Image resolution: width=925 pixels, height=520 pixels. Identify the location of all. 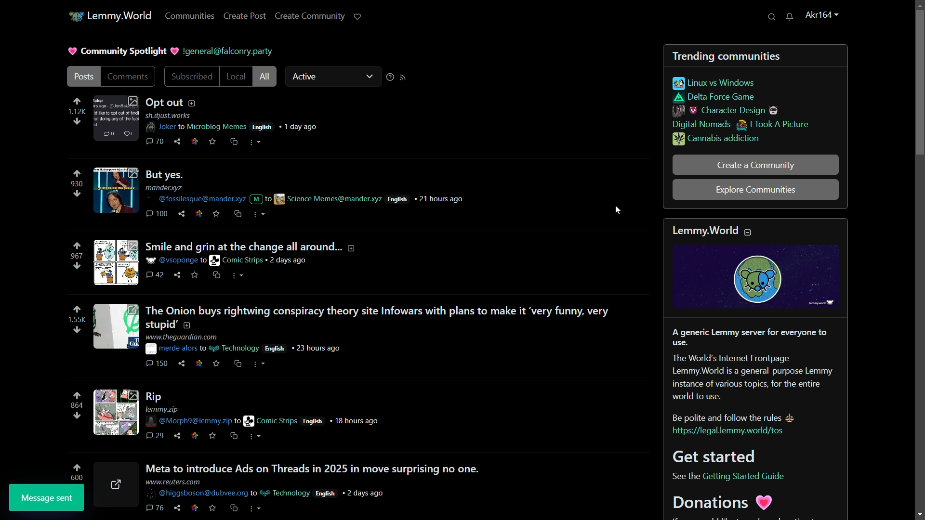
(264, 77).